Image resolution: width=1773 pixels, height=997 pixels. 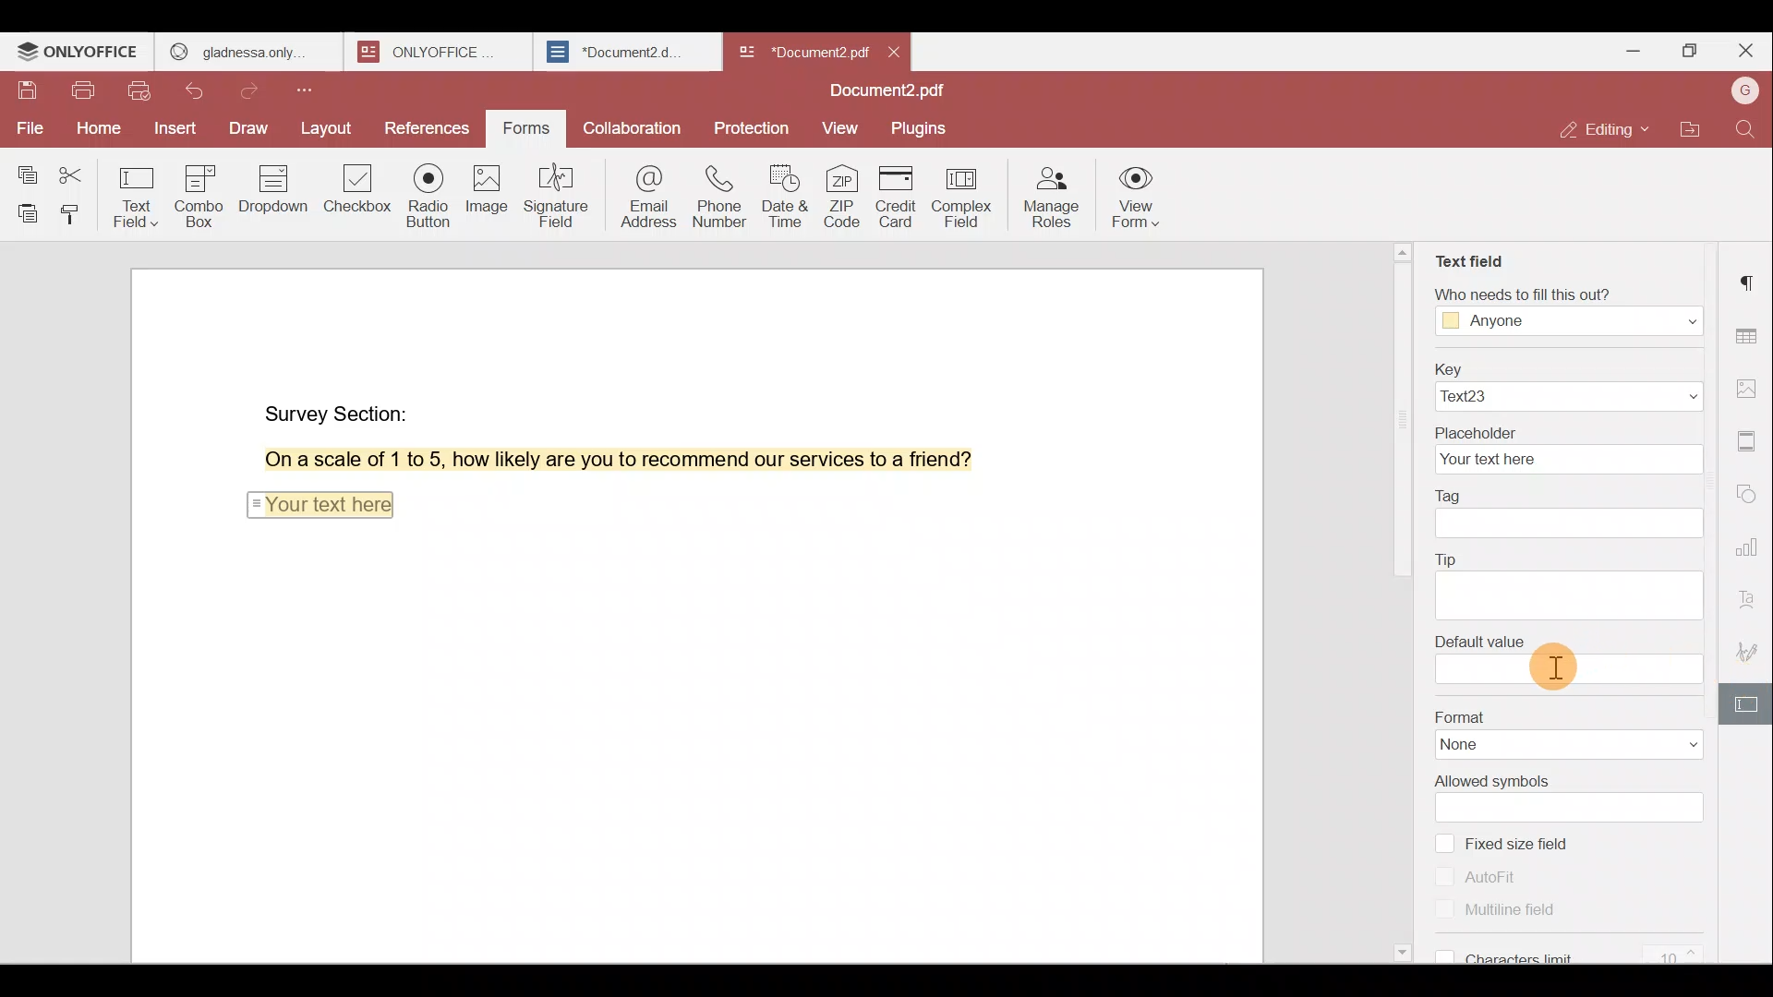 What do you see at coordinates (326, 129) in the screenshot?
I see `Layout` at bounding box center [326, 129].